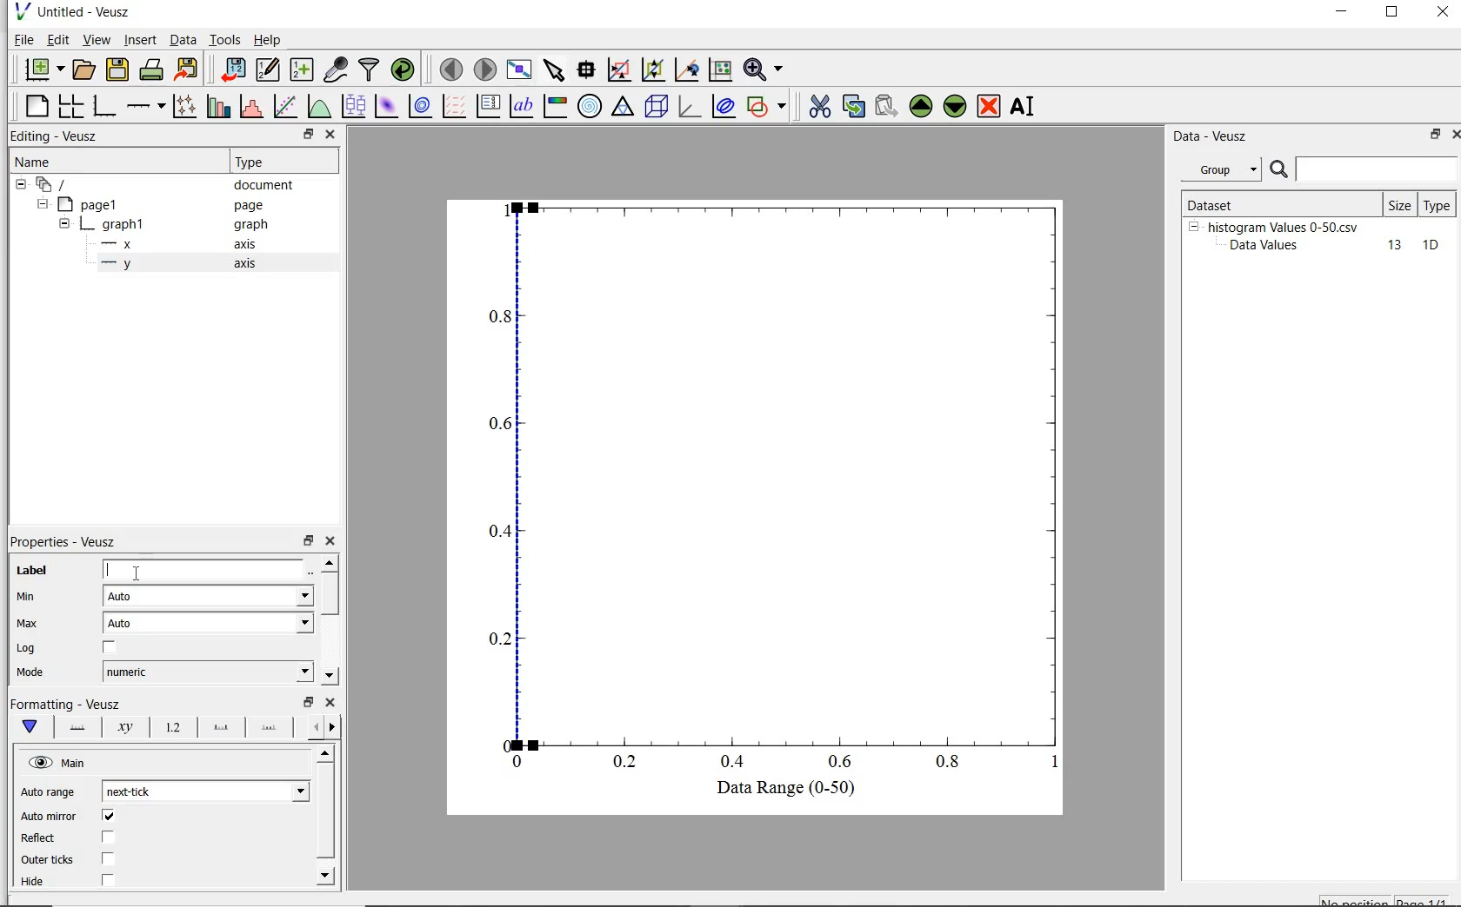  I want to click on plot bar charts, so click(218, 105).